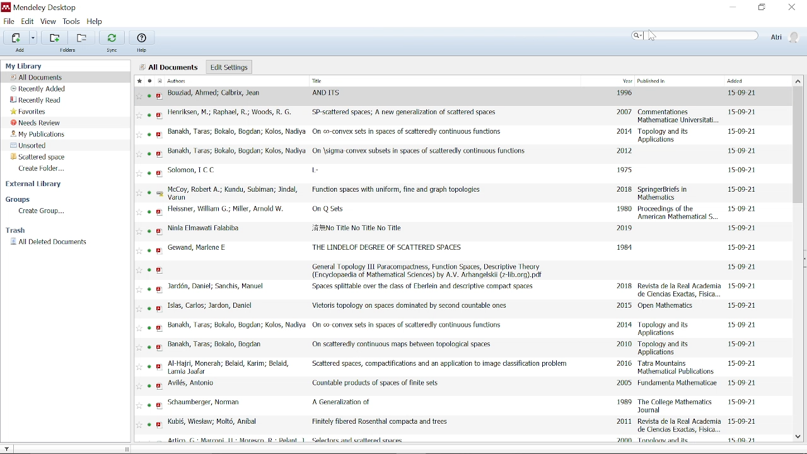 The height and width of the screenshot is (454, 807). Describe the element at coordinates (459, 270) in the screenshot. I see `General Topology 111 Paracompactness, Function Spaces, Descriplive Theory (Encydopaedia of Mathematical Sciences) by A.V. Arhangelskl (7-lib.org).pdf 15-09-21` at that location.